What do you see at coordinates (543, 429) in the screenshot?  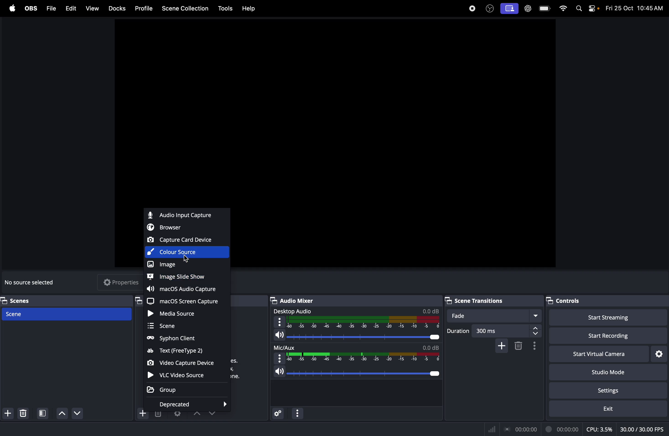 I see `record time` at bounding box center [543, 429].